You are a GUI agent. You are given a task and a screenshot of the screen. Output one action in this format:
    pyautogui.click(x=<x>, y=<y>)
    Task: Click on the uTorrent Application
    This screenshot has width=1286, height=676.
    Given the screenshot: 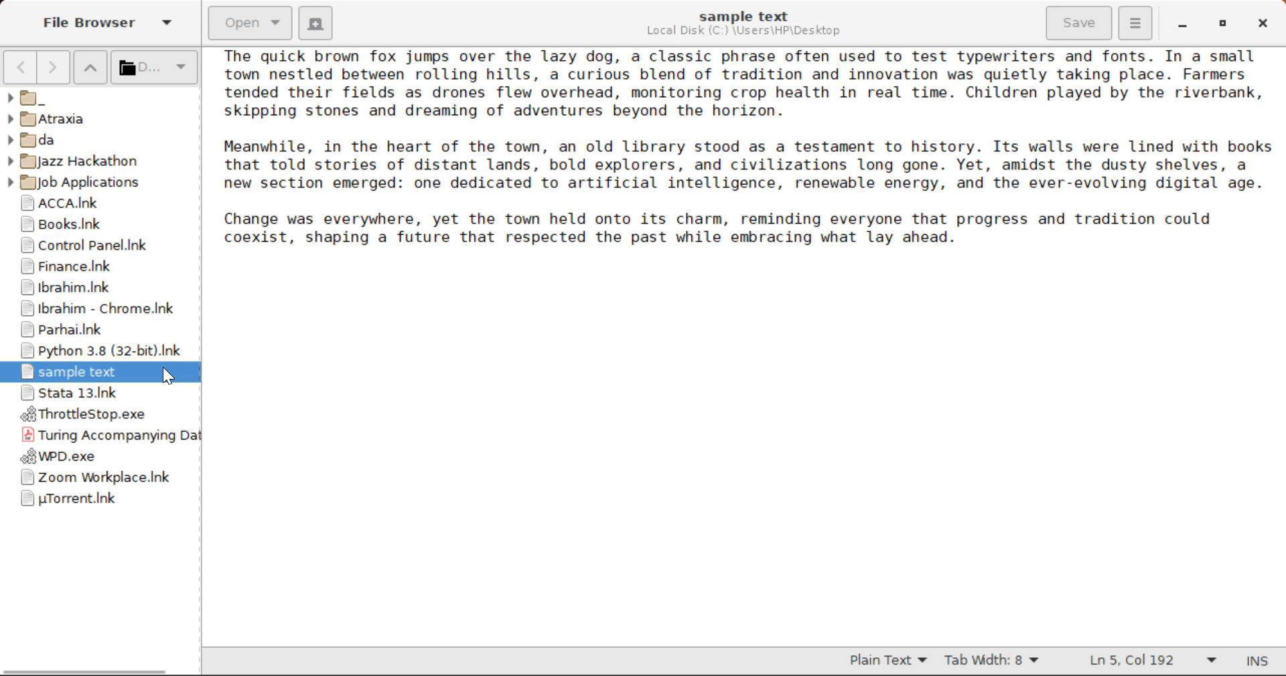 What is the action you would take?
    pyautogui.click(x=96, y=502)
    